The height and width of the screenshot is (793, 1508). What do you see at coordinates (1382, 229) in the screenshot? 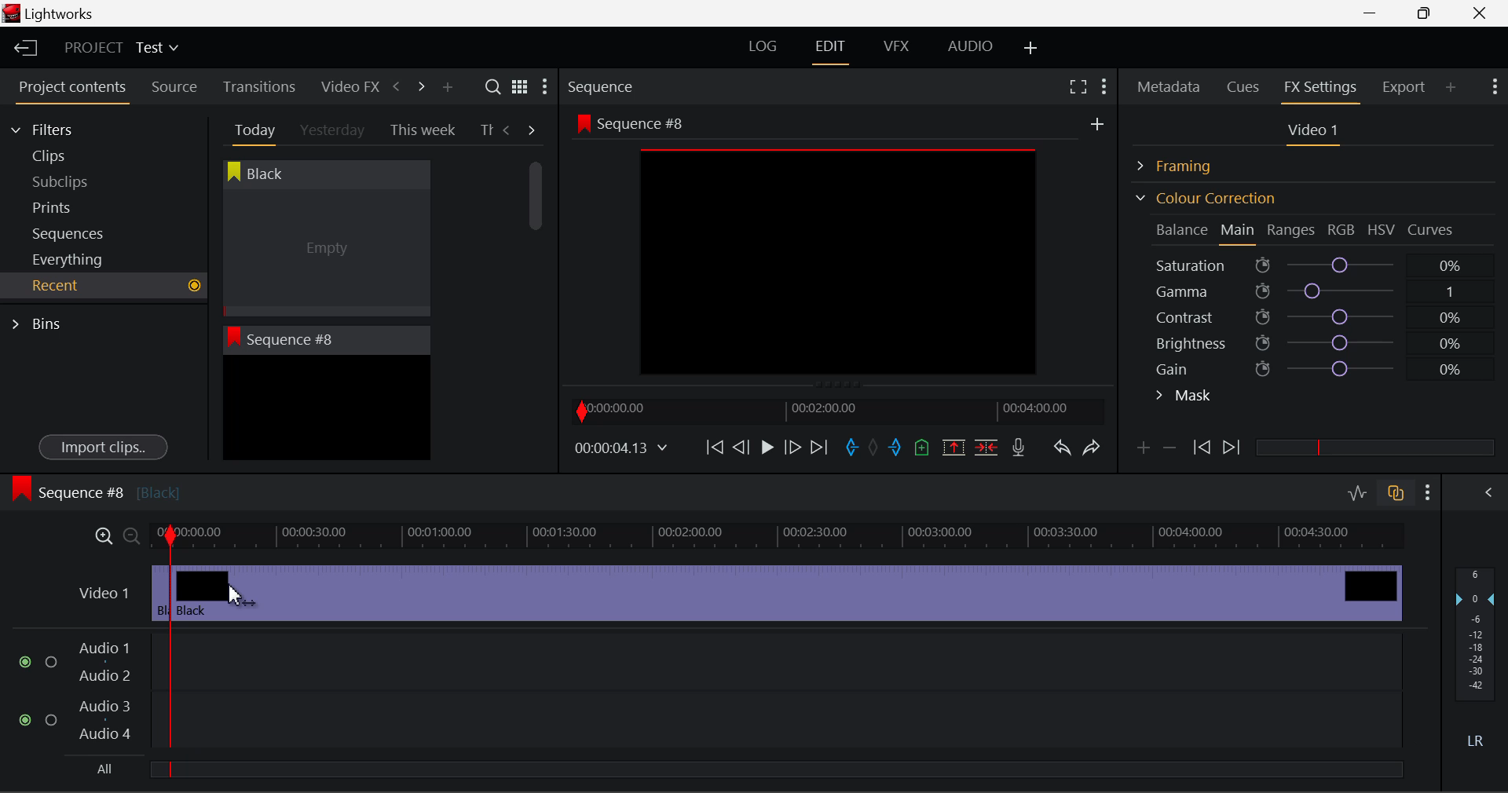
I see `HSV` at bounding box center [1382, 229].